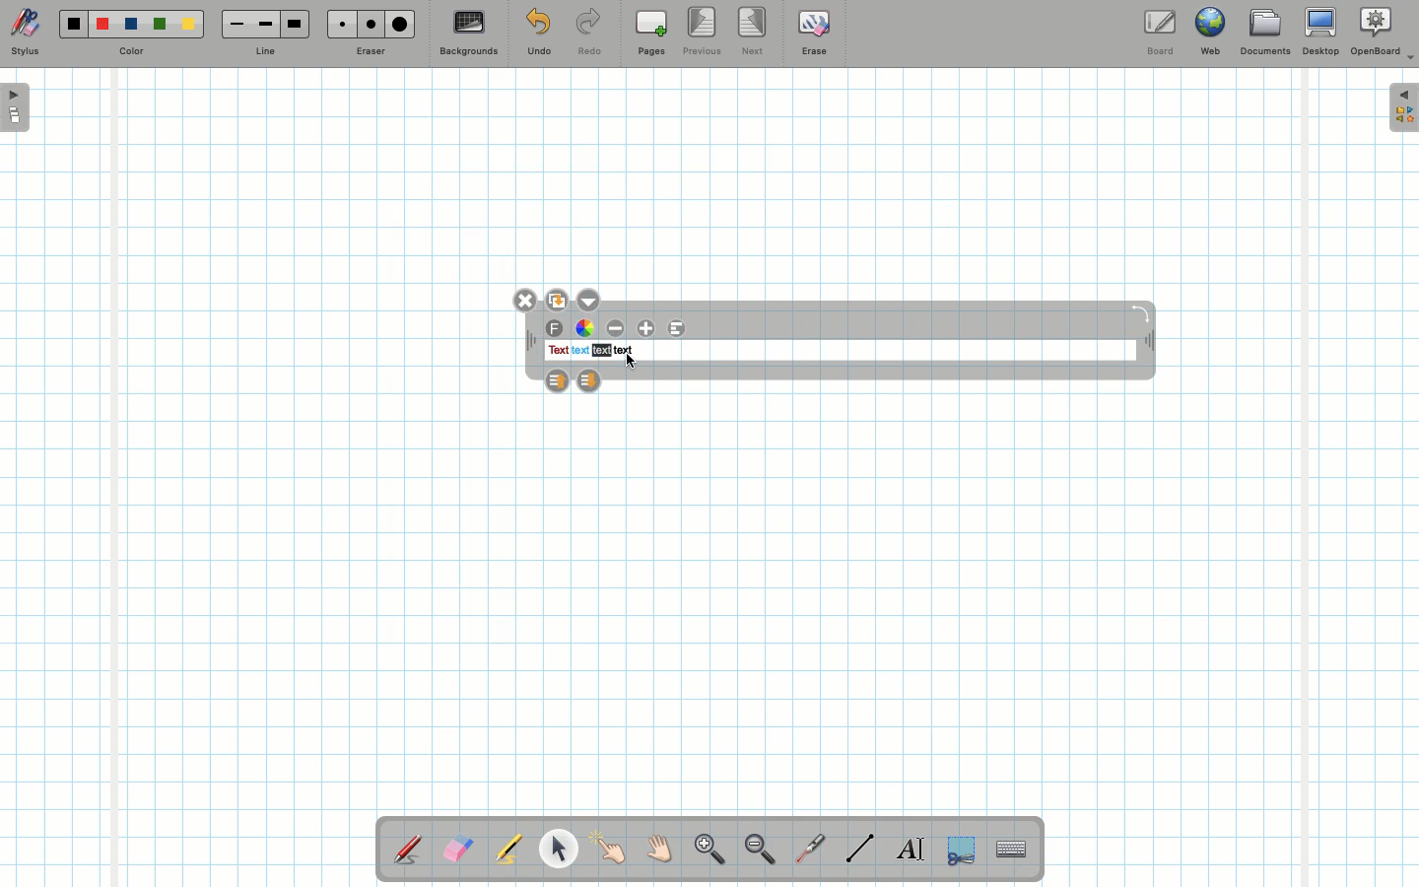 This screenshot has height=887, width=1419. What do you see at coordinates (584, 328) in the screenshot?
I see `Color wheel` at bounding box center [584, 328].